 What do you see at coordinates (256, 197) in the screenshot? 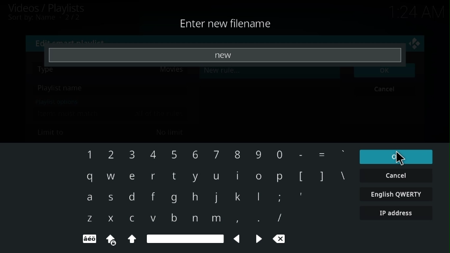
I see `l` at bounding box center [256, 197].